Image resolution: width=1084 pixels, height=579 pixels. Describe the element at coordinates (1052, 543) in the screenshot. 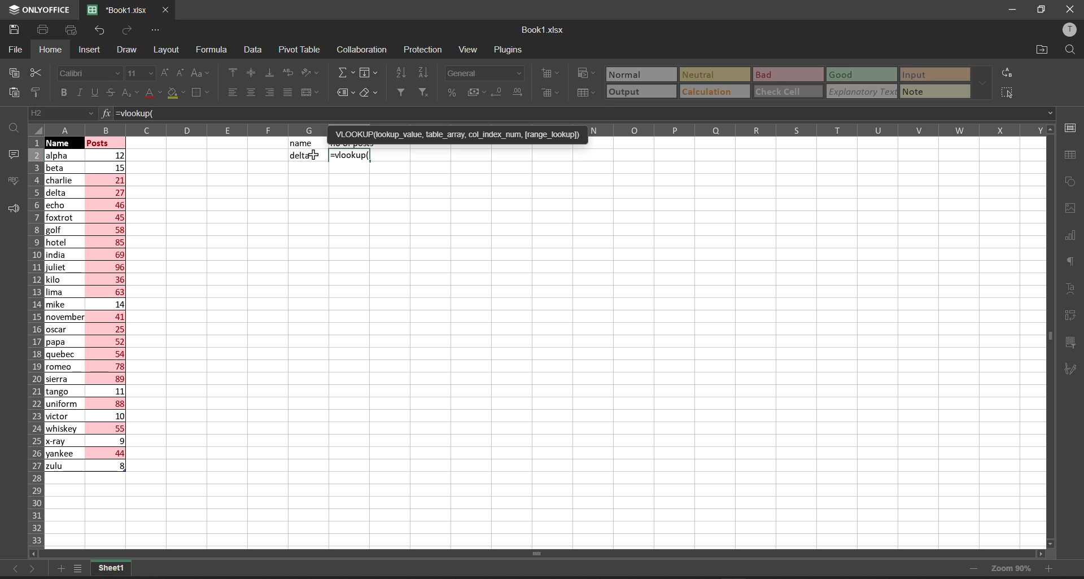

I see `scroll down` at that location.